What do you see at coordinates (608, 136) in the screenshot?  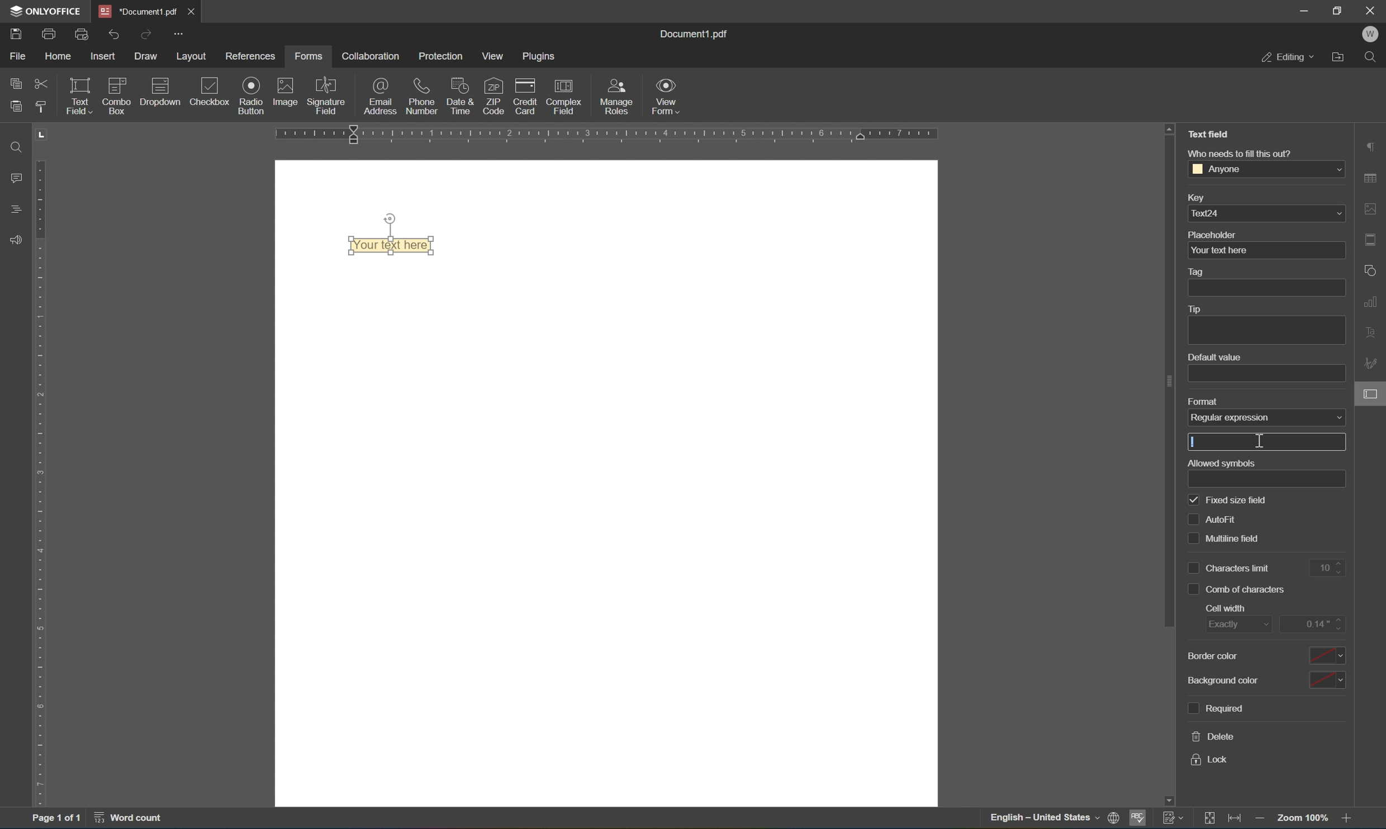 I see `ruler` at bounding box center [608, 136].